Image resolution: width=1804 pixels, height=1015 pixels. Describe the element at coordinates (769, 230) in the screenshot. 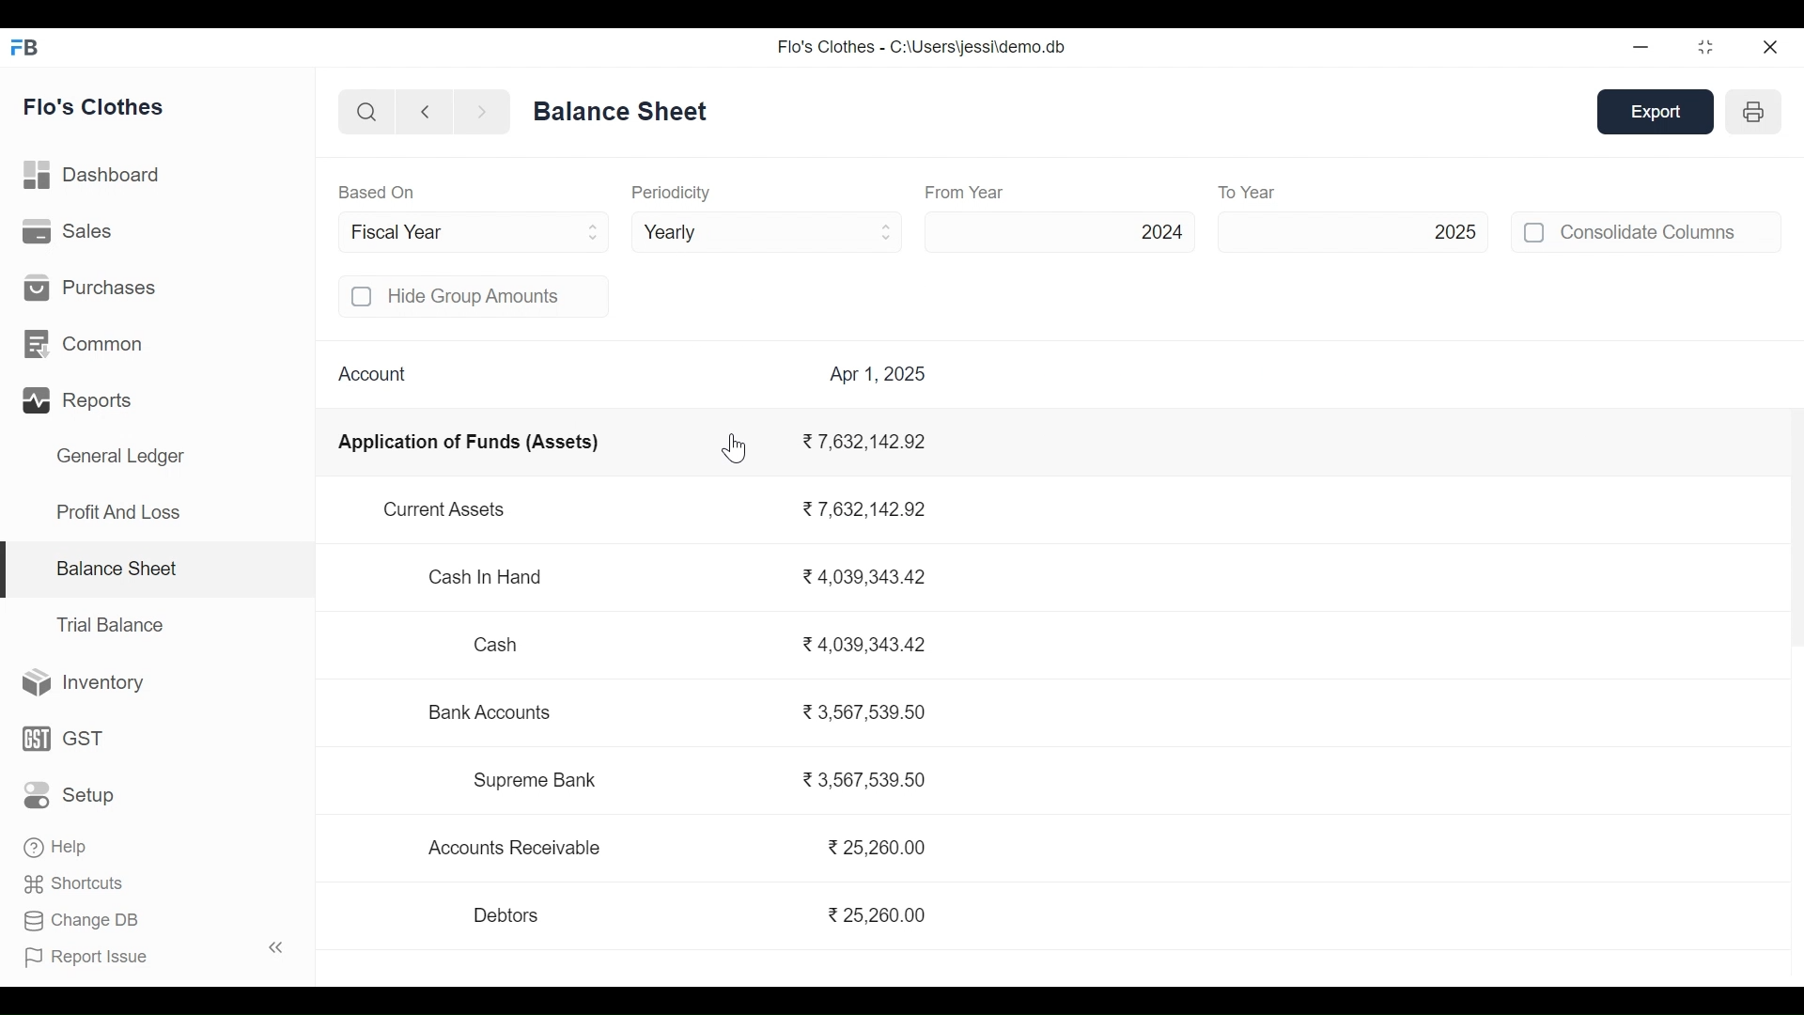

I see `Yearly` at that location.